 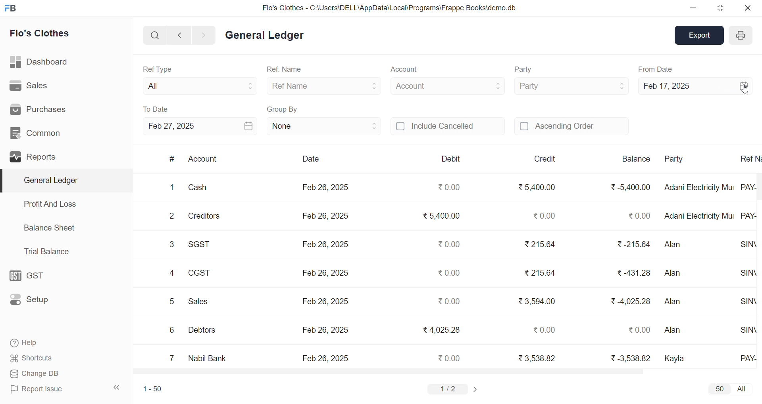 I want to click on Balance, so click(x=636, y=159).